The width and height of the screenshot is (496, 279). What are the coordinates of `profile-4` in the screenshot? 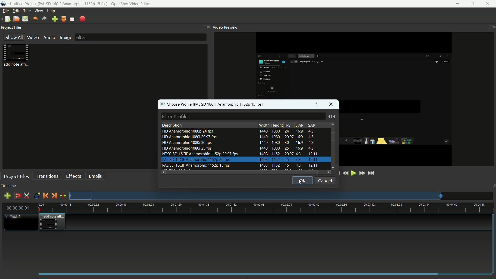 It's located at (238, 149).